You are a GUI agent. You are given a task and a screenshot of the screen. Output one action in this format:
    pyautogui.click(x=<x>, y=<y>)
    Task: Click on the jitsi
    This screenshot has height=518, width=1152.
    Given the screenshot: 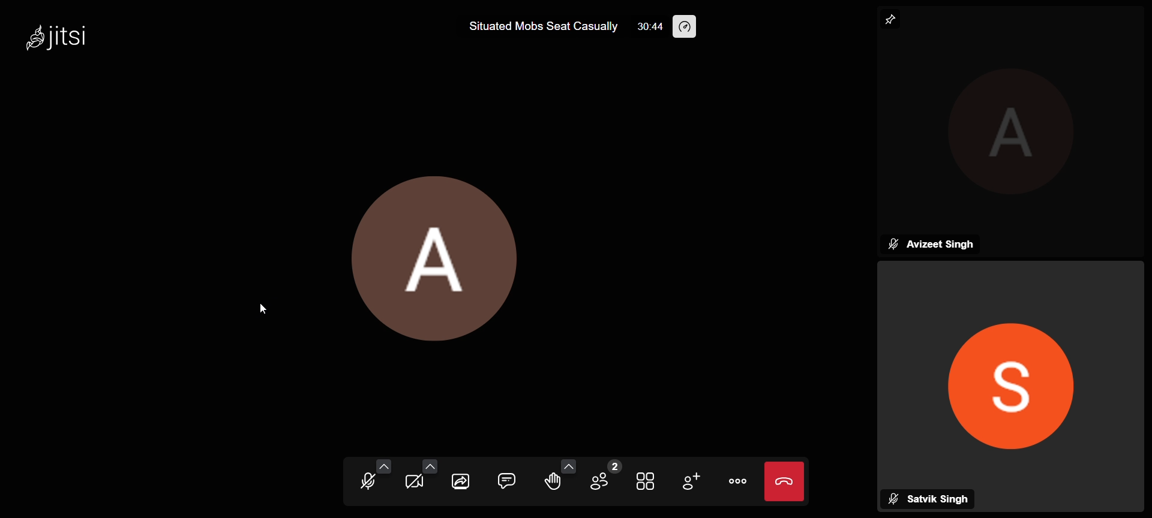 What is the action you would take?
    pyautogui.click(x=77, y=39)
    